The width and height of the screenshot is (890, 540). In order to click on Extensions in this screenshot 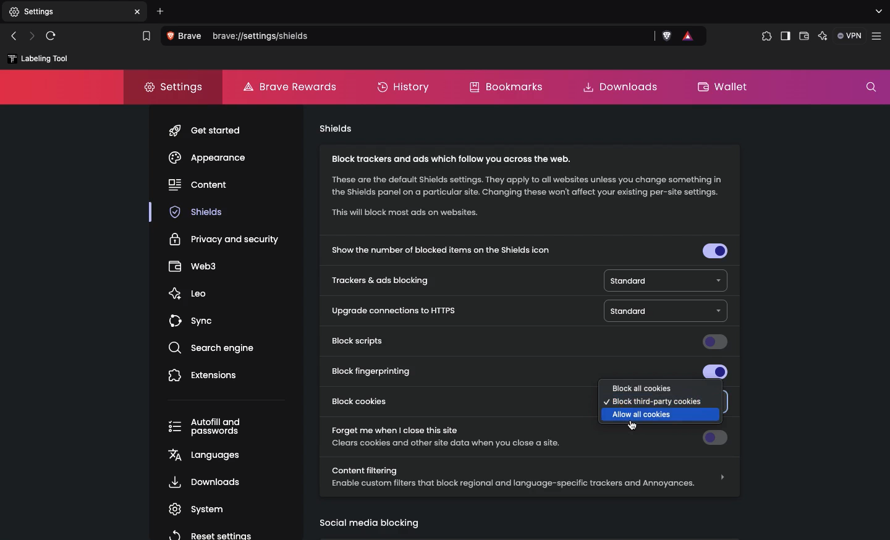, I will do `click(206, 378)`.